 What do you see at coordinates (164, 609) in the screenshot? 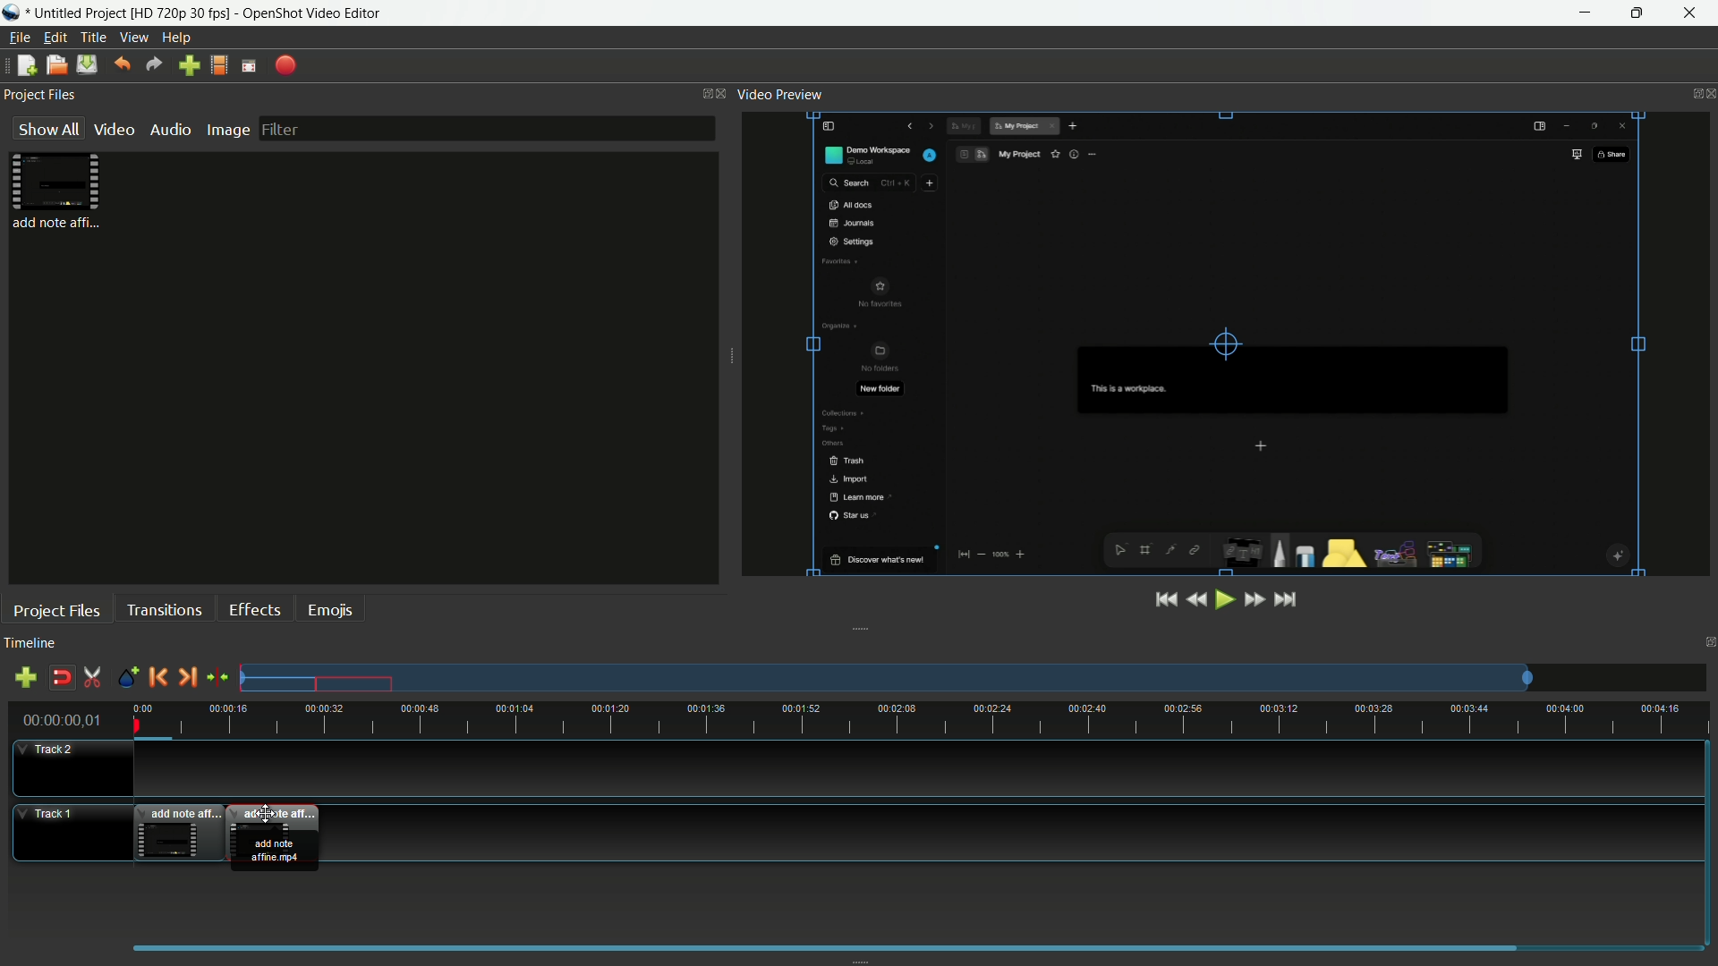
I see `transactions` at bounding box center [164, 609].